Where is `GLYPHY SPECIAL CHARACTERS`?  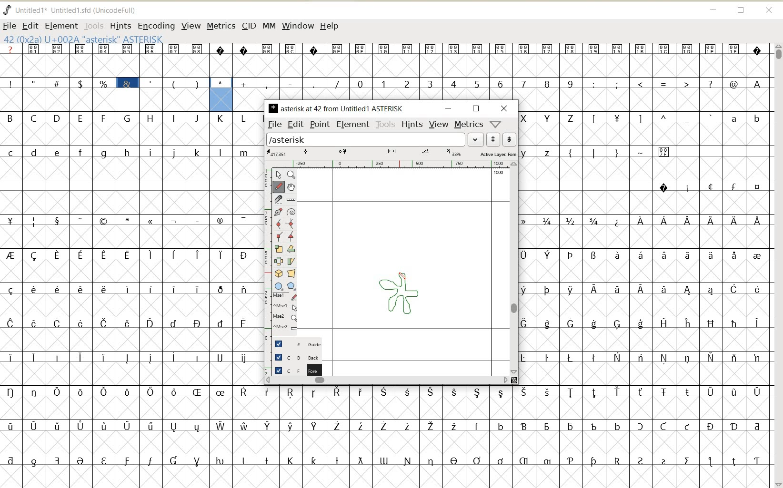
GLYPHY SPECIAL CHARACTERS is located at coordinates (103, 78).